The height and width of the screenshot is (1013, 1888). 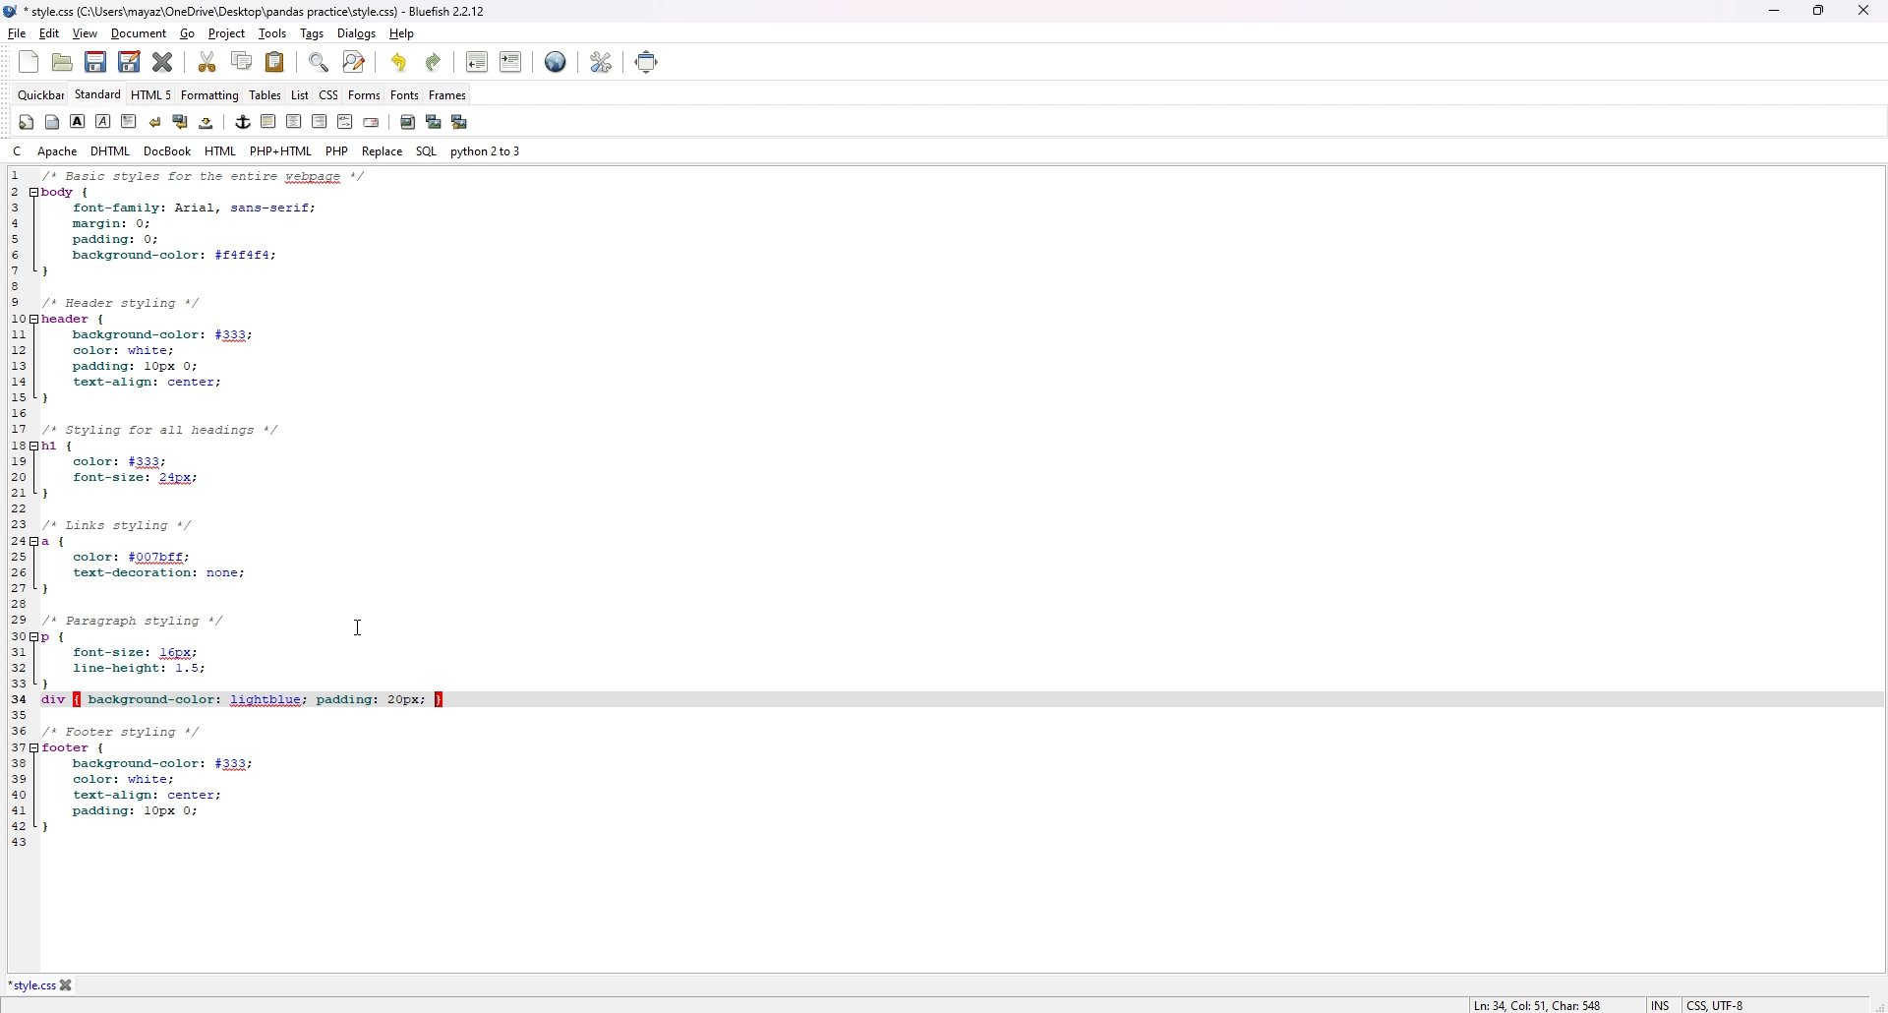 I want to click on full screen, so click(x=645, y=62).